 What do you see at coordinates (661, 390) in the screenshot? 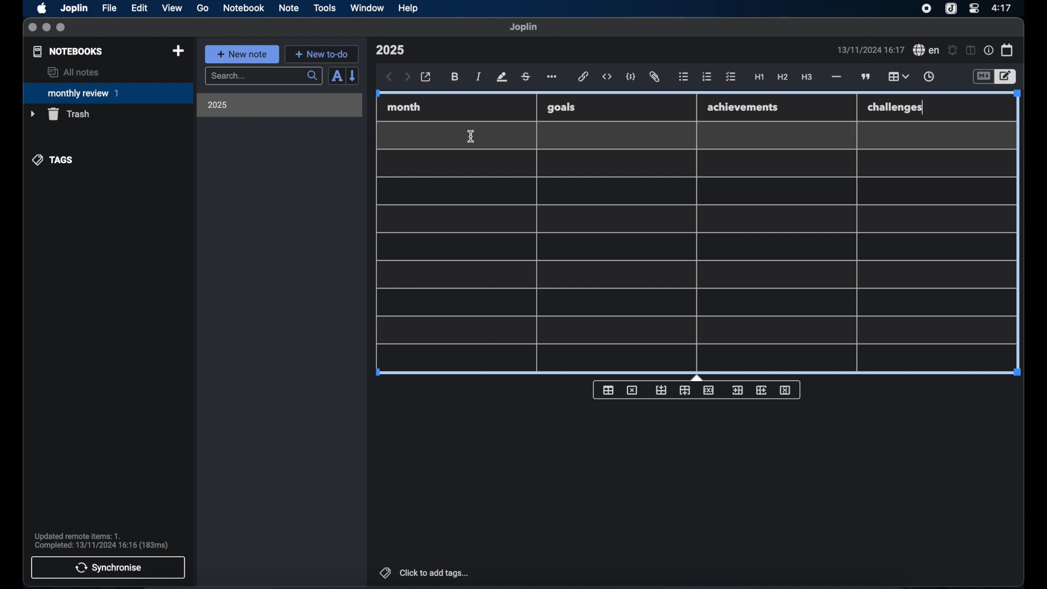
I see `insert row before` at bounding box center [661, 390].